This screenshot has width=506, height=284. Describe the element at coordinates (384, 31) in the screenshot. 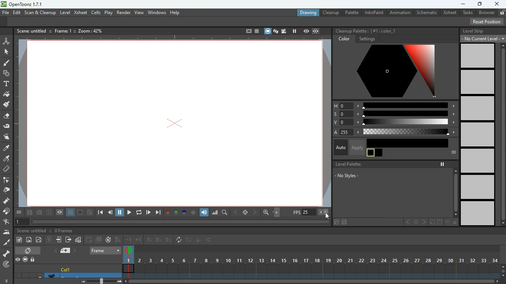

I see `color` at that location.